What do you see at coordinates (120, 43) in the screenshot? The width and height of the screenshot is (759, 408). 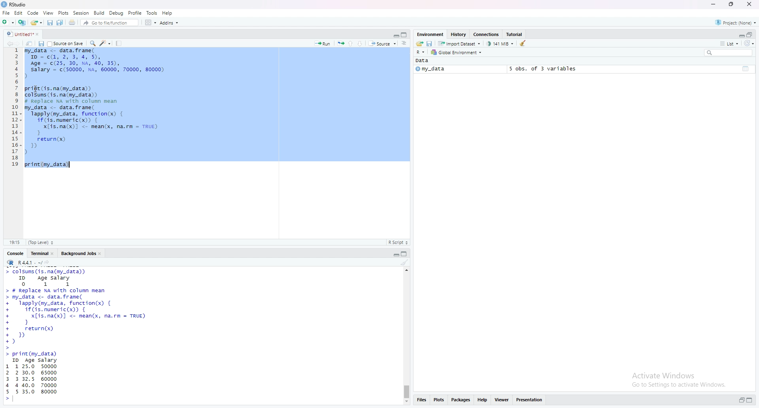 I see `compile reports` at bounding box center [120, 43].